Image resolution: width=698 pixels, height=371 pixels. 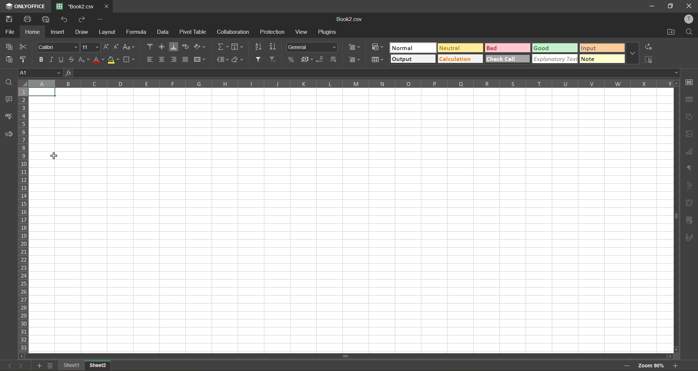 What do you see at coordinates (238, 60) in the screenshot?
I see `clear` at bounding box center [238, 60].